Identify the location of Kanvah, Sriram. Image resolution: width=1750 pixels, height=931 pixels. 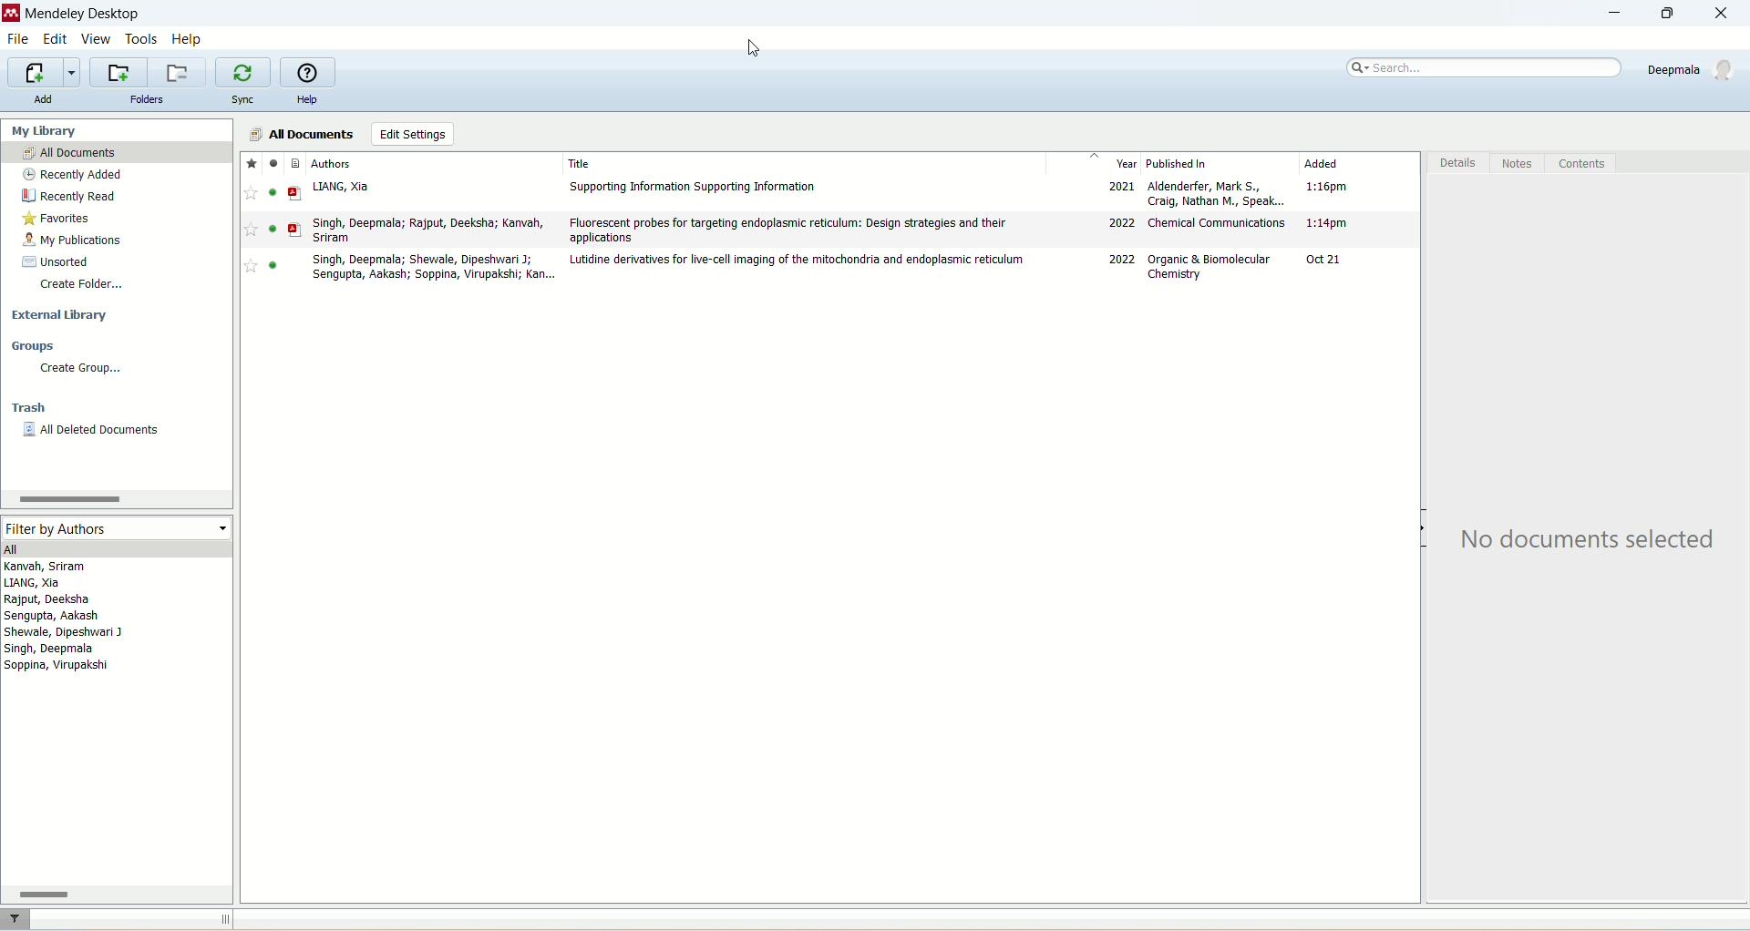
(53, 567).